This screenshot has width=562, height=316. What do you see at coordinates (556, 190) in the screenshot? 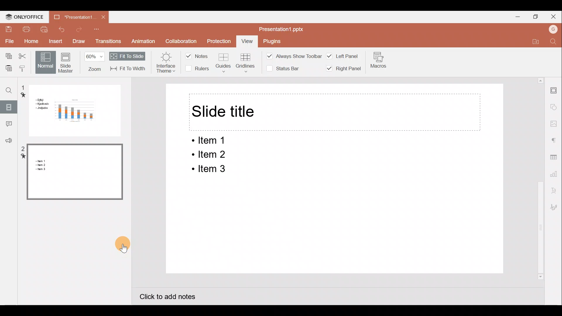
I see `Text Art settings` at bounding box center [556, 190].